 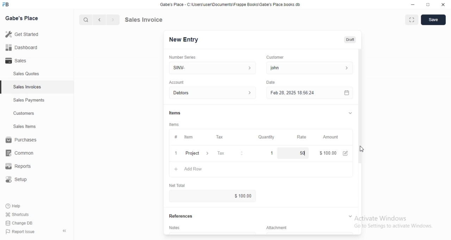 What do you see at coordinates (272, 153) in the screenshot?
I see `1` at bounding box center [272, 153].